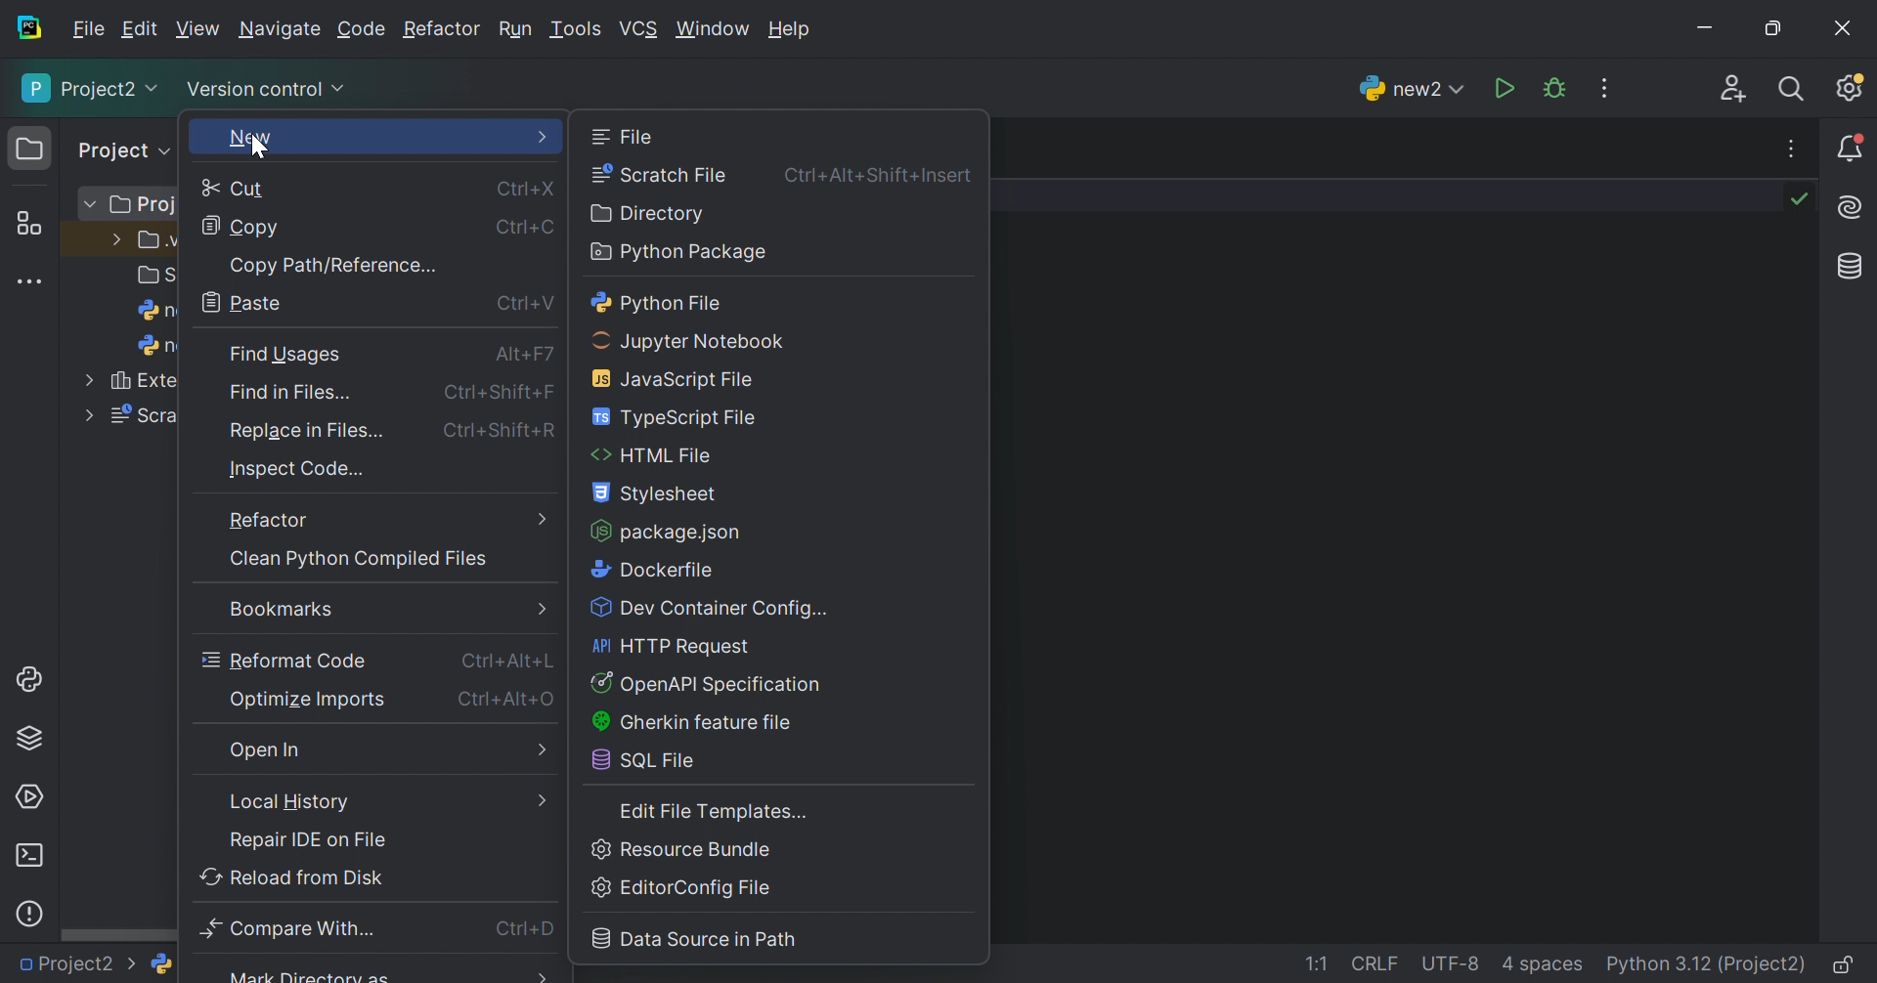  Describe the element at coordinates (280, 610) in the screenshot. I see `Bookmarks` at that location.